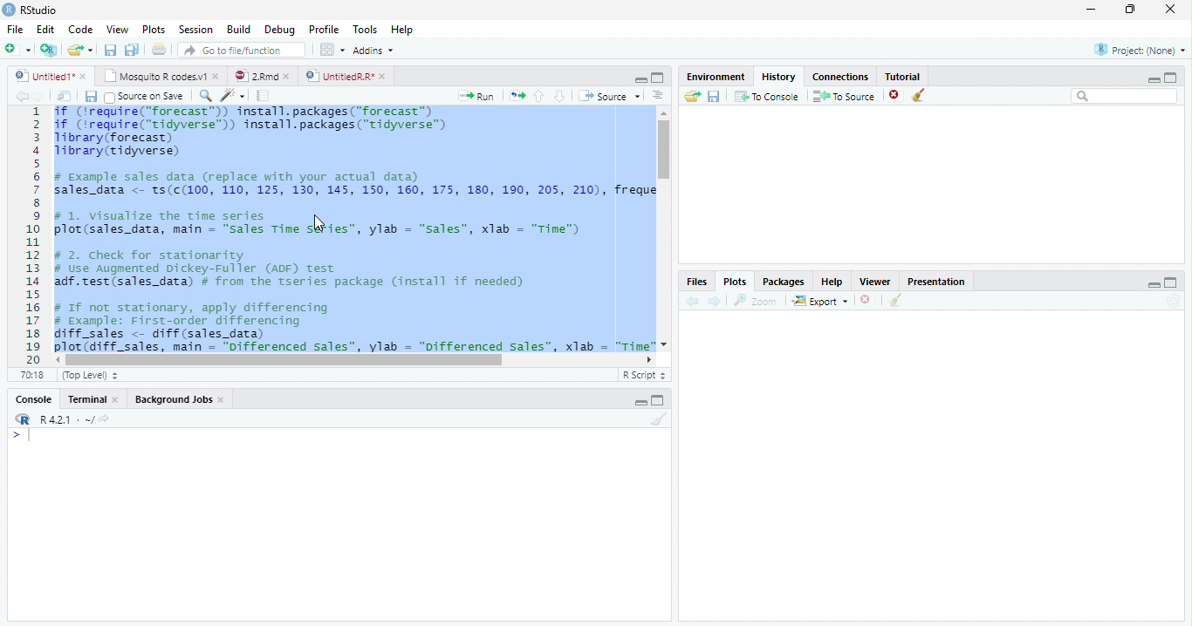  Describe the element at coordinates (875, 282) in the screenshot. I see `viewer` at that location.